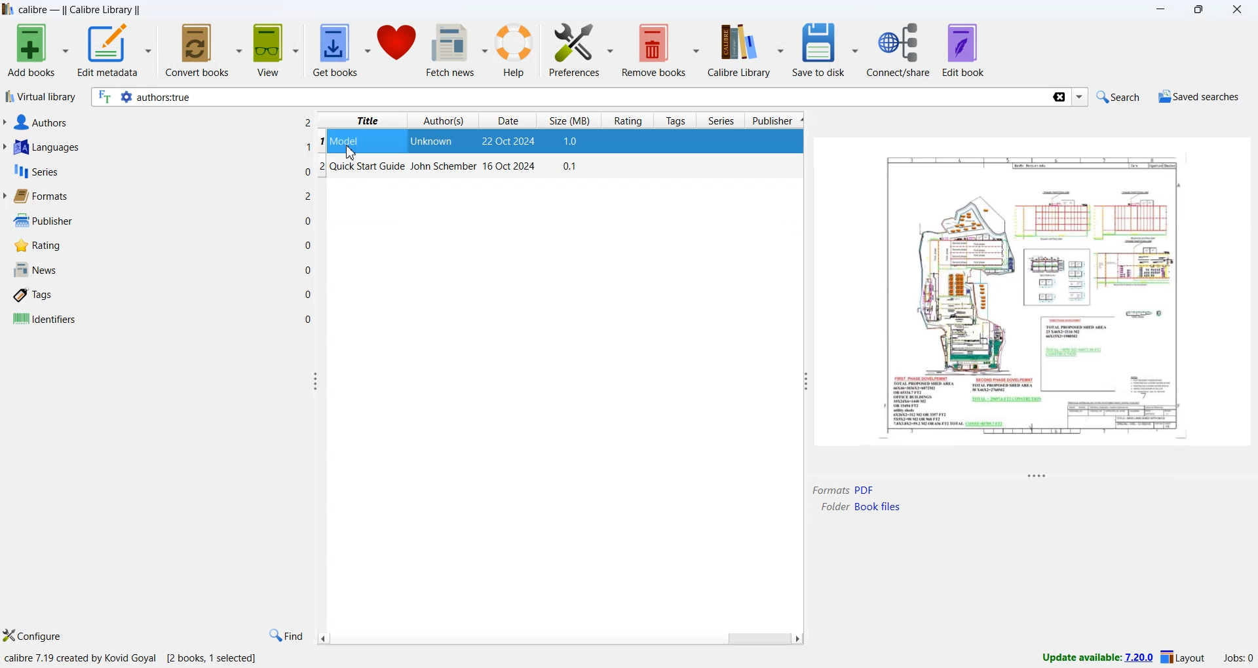 Image resolution: width=1258 pixels, height=668 pixels. Describe the element at coordinates (571, 119) in the screenshot. I see `size` at that location.